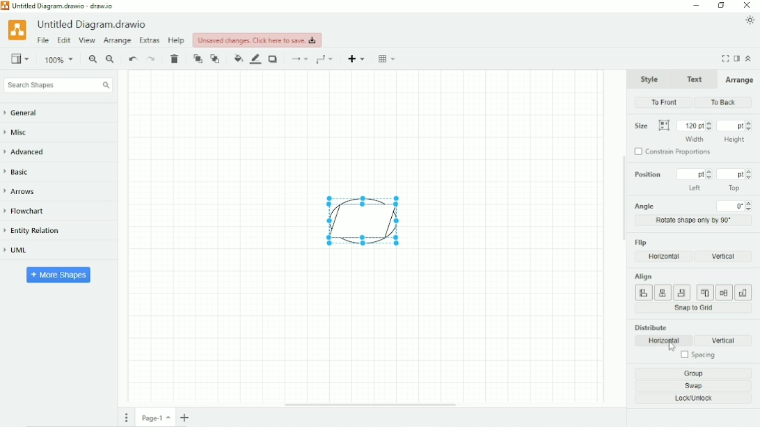 The height and width of the screenshot is (427, 760). What do you see at coordinates (722, 256) in the screenshot?
I see `Vertical` at bounding box center [722, 256].